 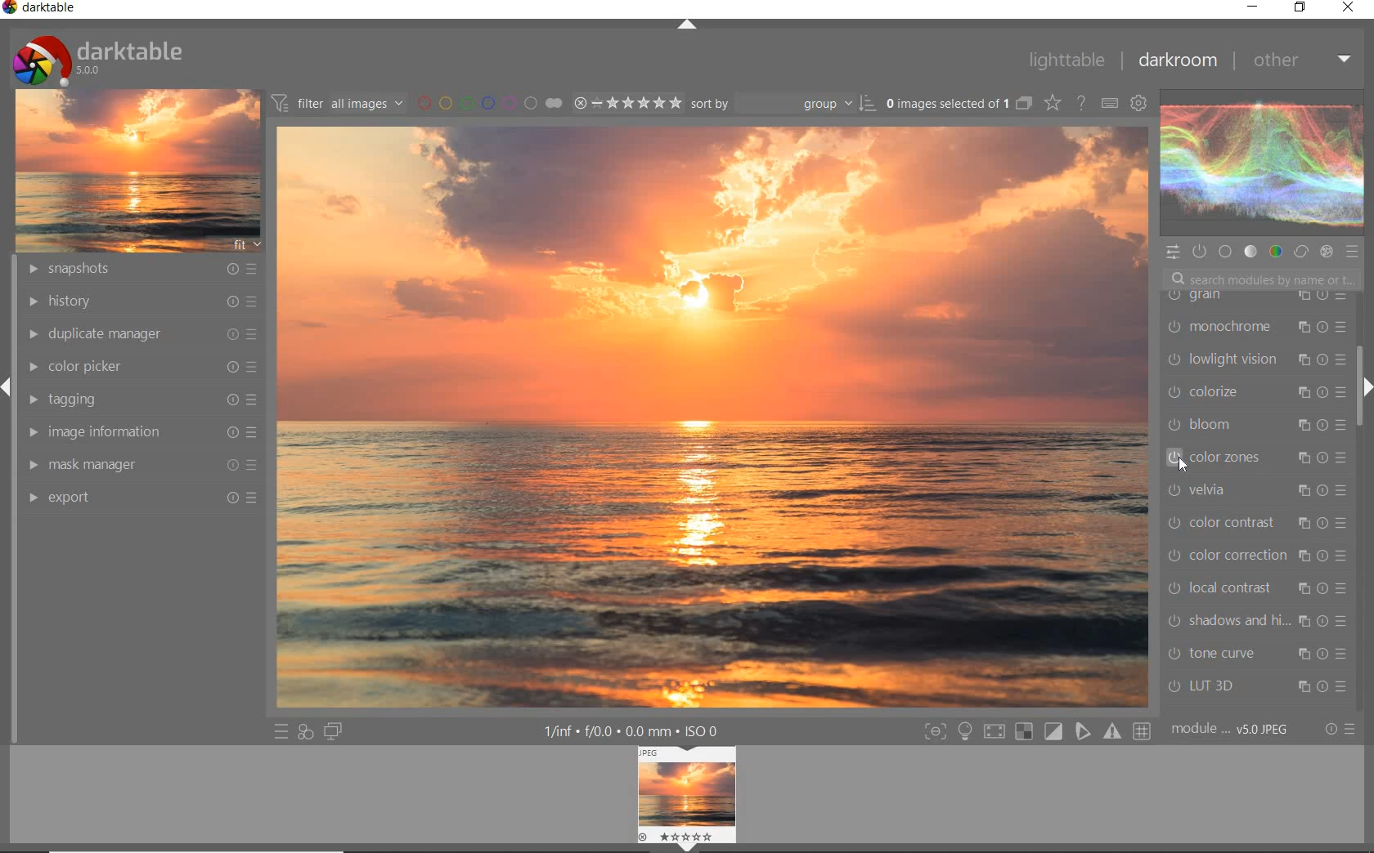 What do you see at coordinates (1174, 251) in the screenshot?
I see `QUICK ACCESS PANEL` at bounding box center [1174, 251].